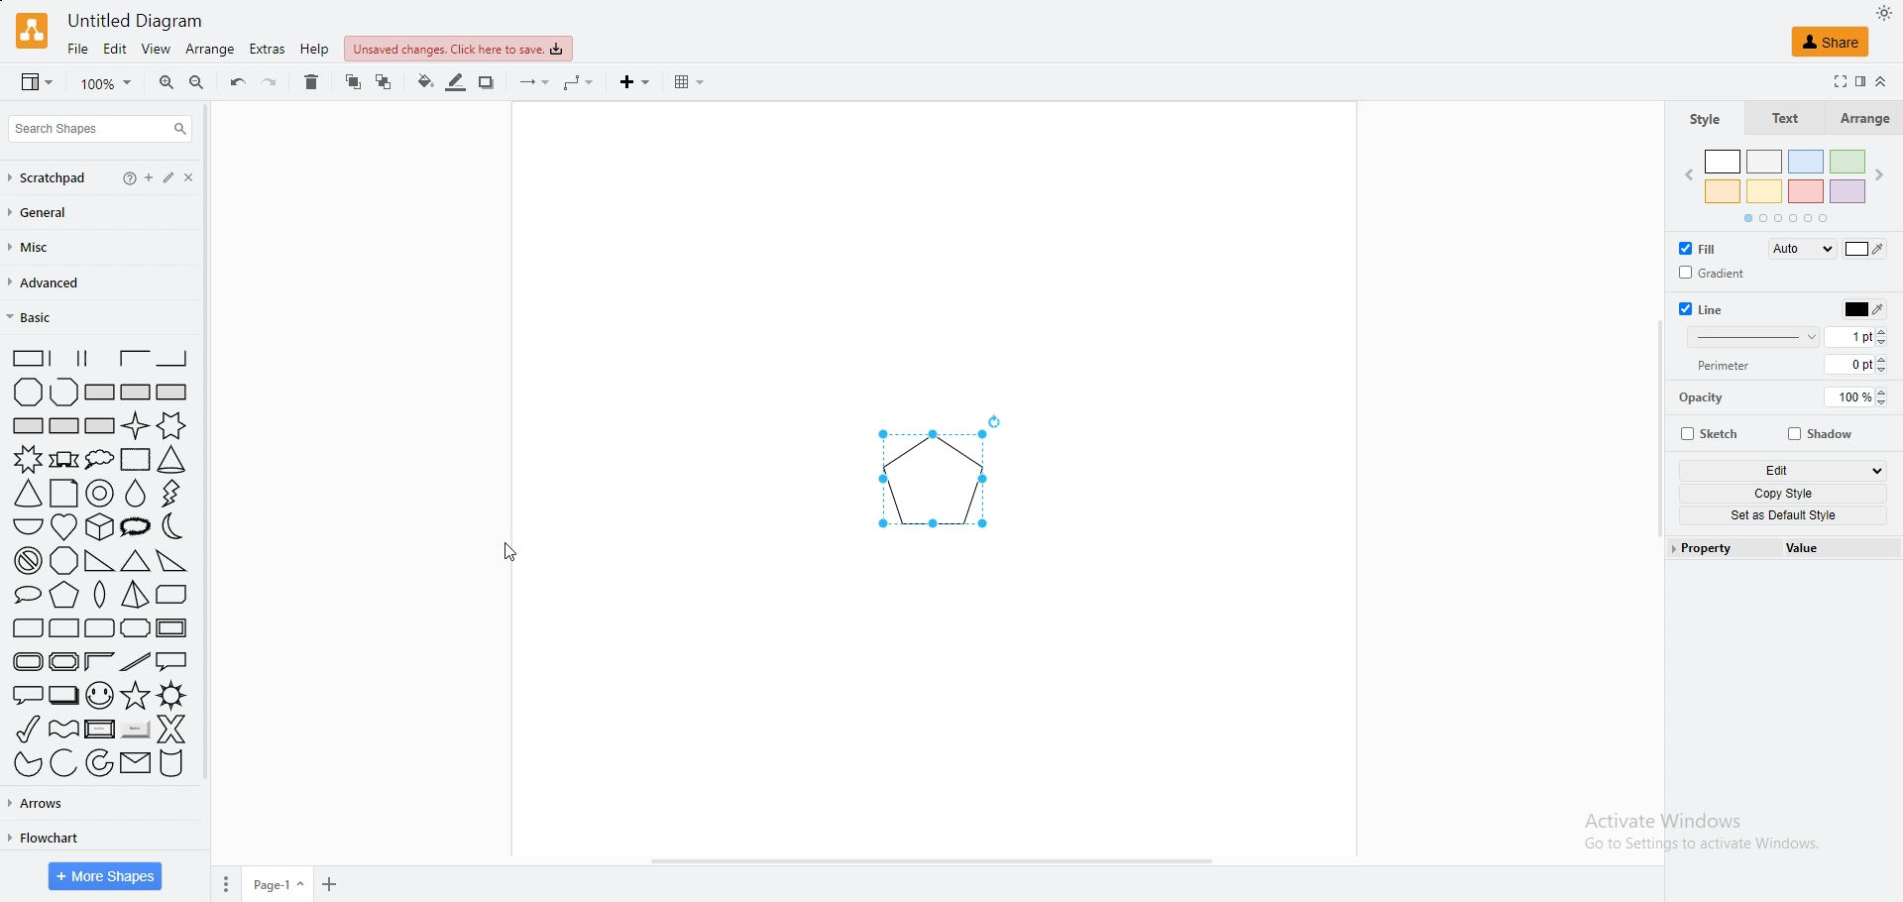 The image size is (1903, 902). Describe the element at coordinates (1825, 432) in the screenshot. I see `shadow` at that location.